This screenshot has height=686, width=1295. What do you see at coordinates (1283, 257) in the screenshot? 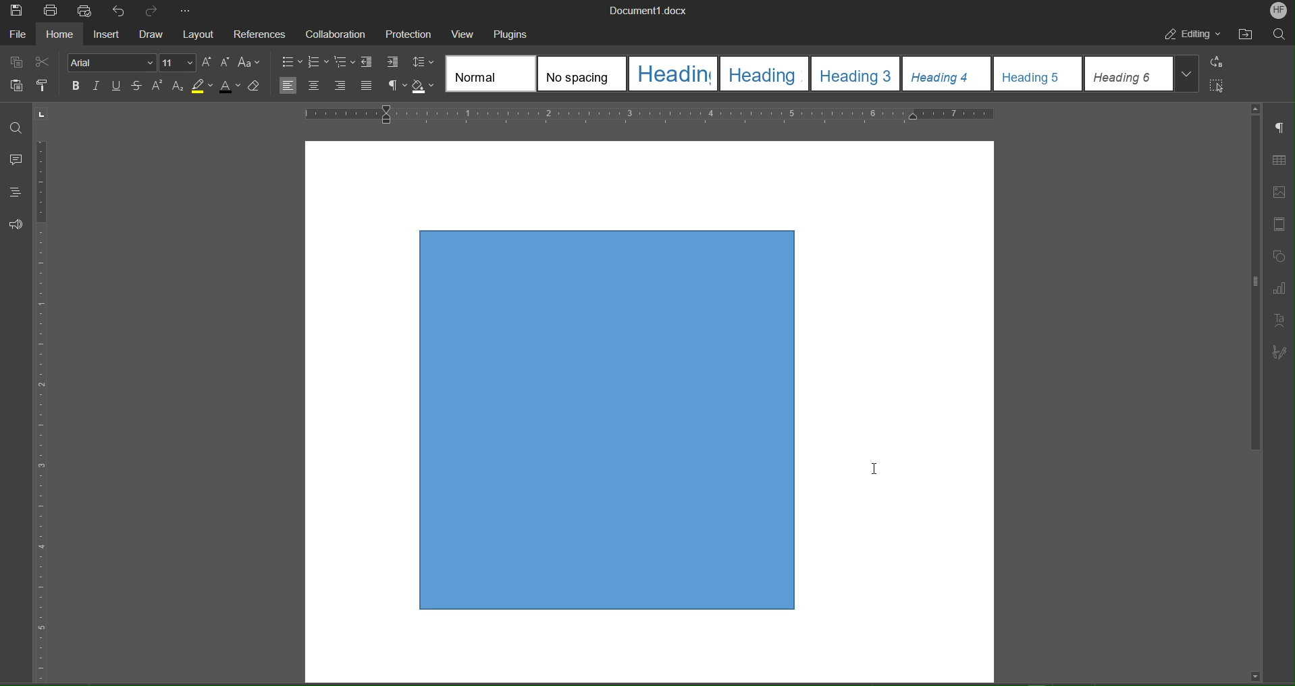
I see `Shape Settings` at bounding box center [1283, 257].